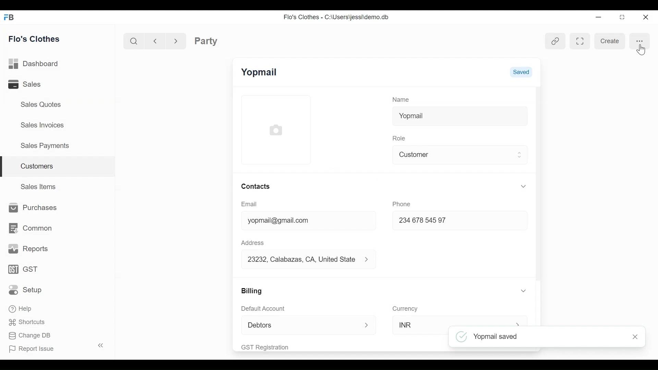 This screenshot has width=658, height=370. I want to click on Sales Payments, so click(44, 145).